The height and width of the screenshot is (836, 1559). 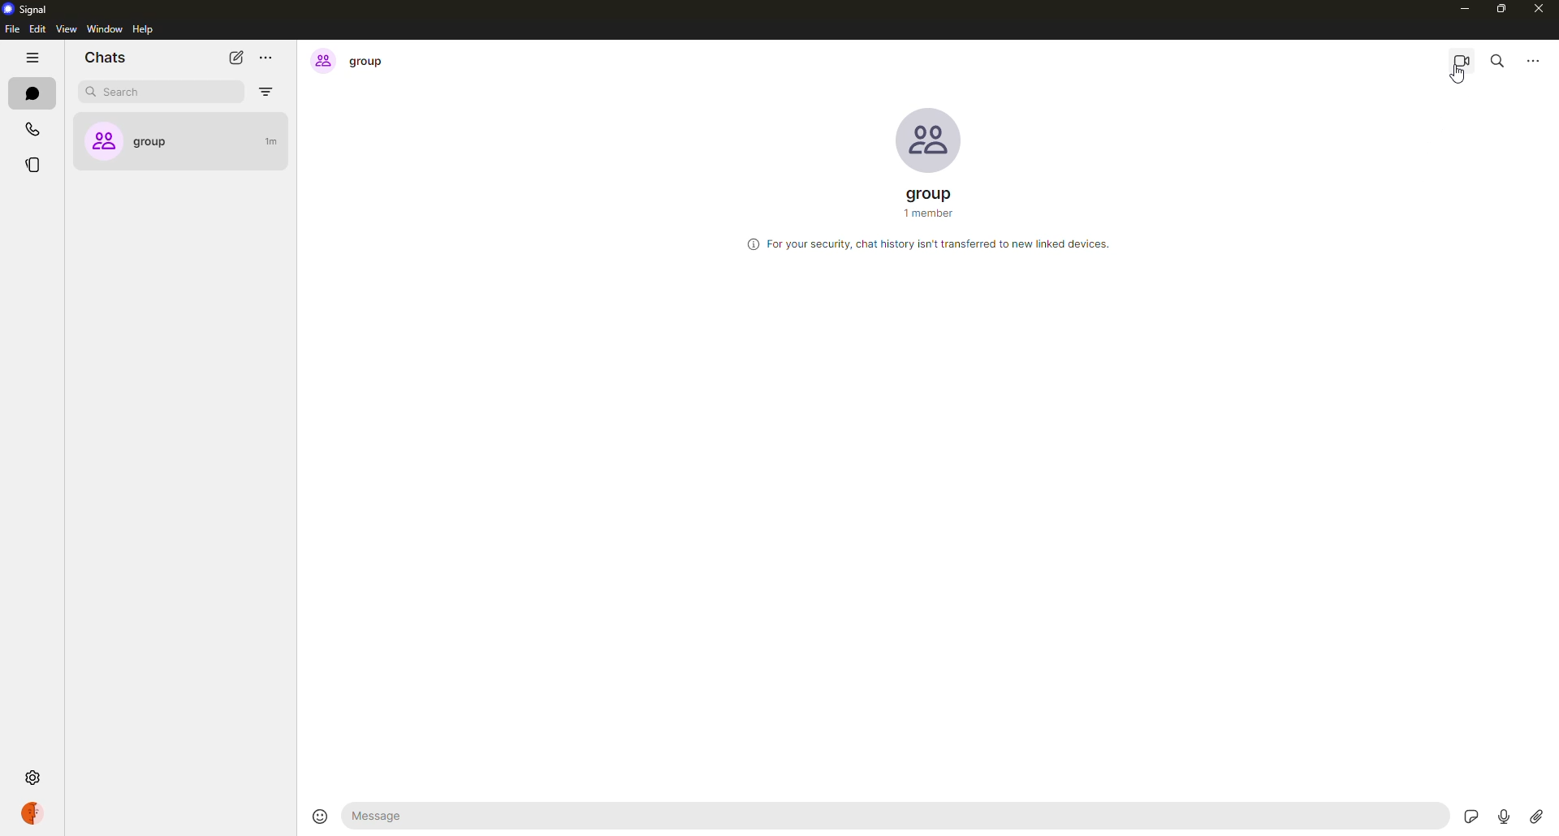 I want to click on profile, so click(x=34, y=810).